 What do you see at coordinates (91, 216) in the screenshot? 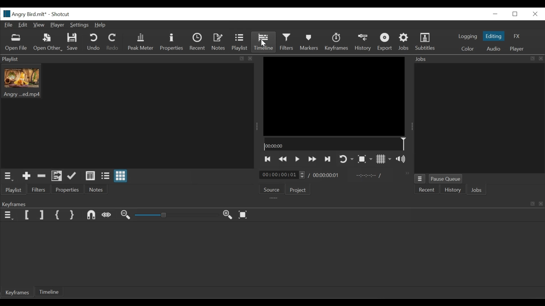
I see `Snap` at bounding box center [91, 216].